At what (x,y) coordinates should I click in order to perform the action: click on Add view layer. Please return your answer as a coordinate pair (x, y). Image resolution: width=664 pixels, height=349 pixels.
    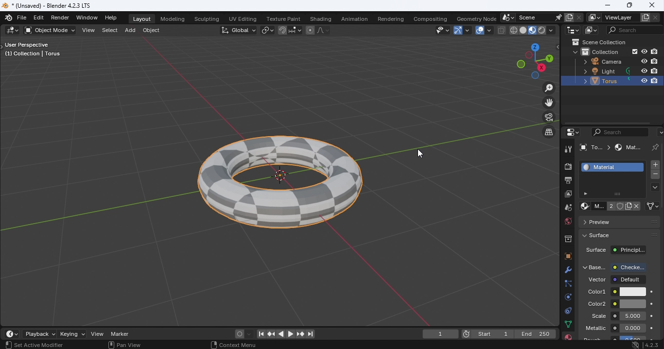
    Looking at the image, I should click on (646, 17).